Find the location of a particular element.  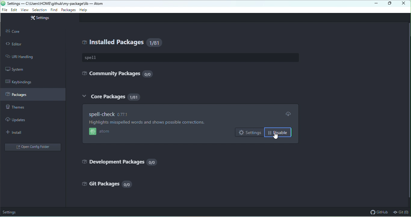

community packages is located at coordinates (116, 73).